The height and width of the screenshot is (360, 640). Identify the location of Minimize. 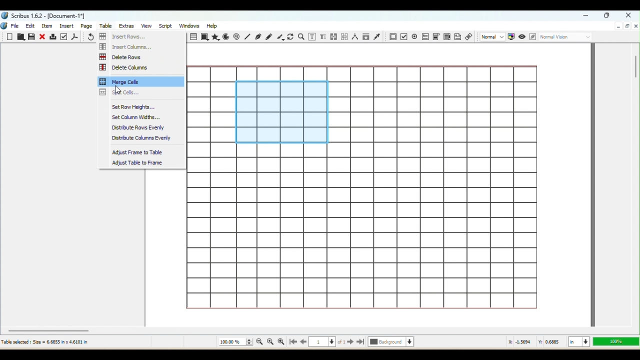
(587, 16).